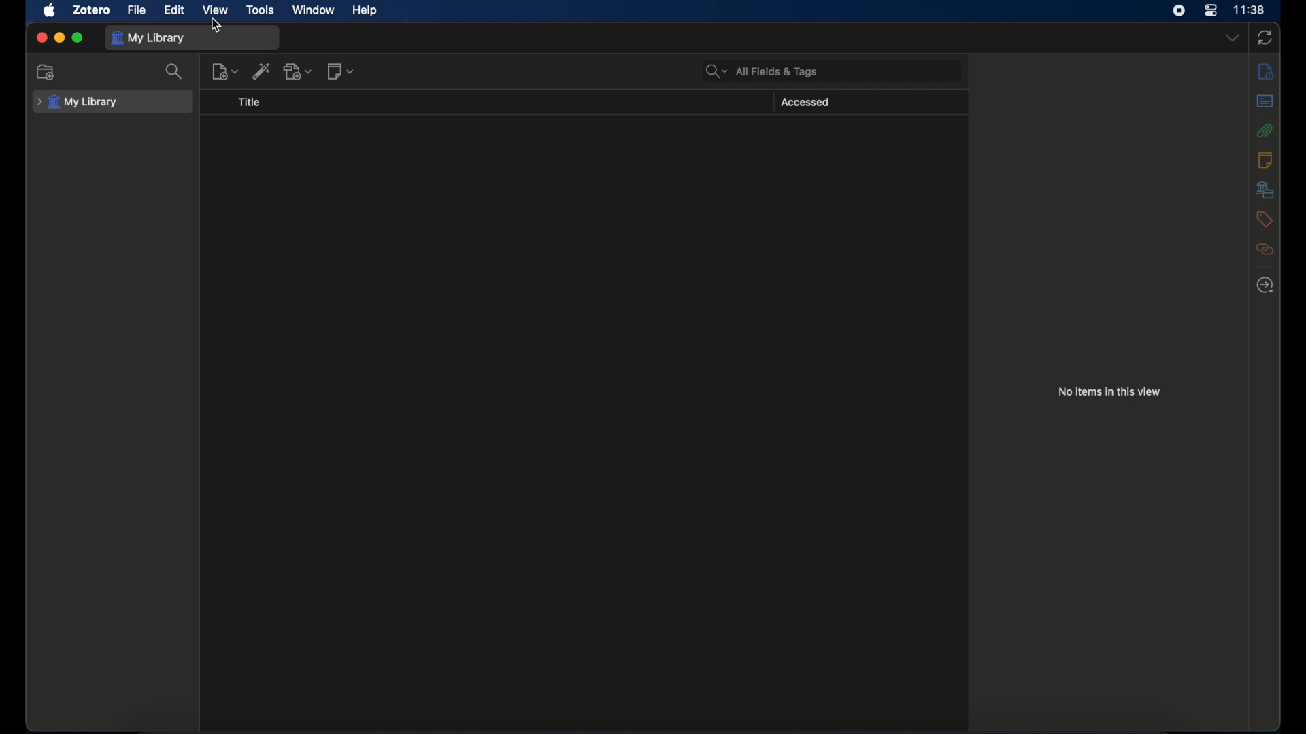 Image resolution: width=1306 pixels, height=734 pixels. I want to click on minimize, so click(60, 38).